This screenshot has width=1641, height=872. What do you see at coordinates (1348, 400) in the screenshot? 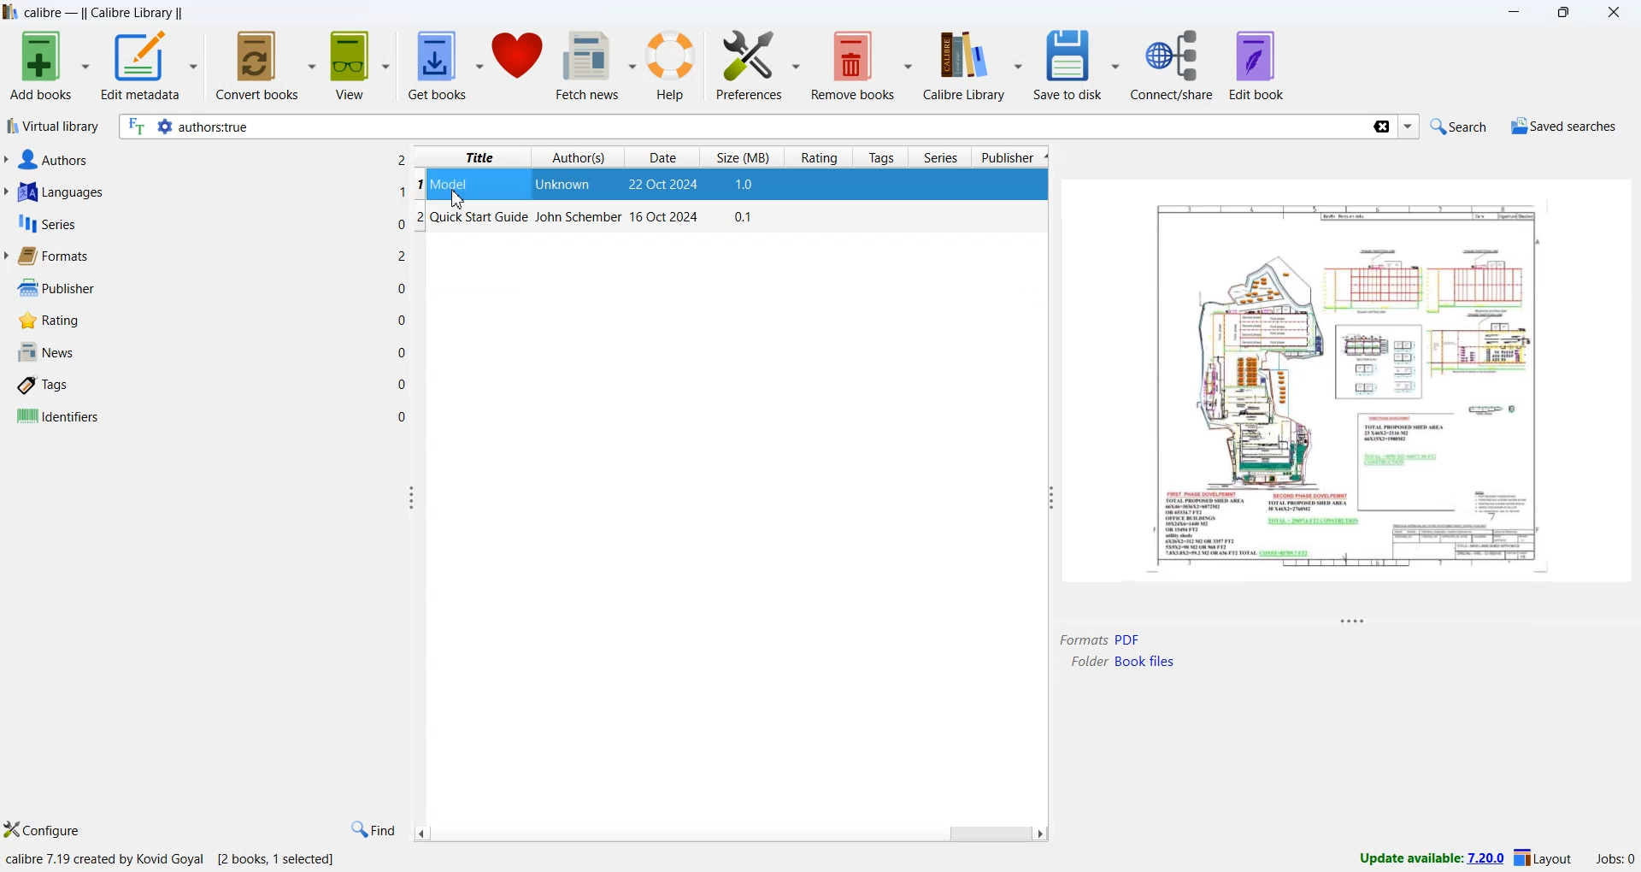
I see `Book Detail Window` at bounding box center [1348, 400].